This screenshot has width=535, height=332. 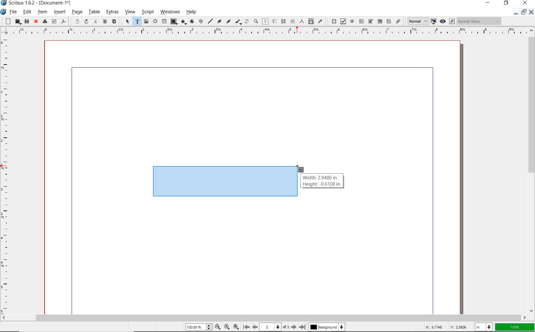 I want to click on Zoom out, so click(x=217, y=327).